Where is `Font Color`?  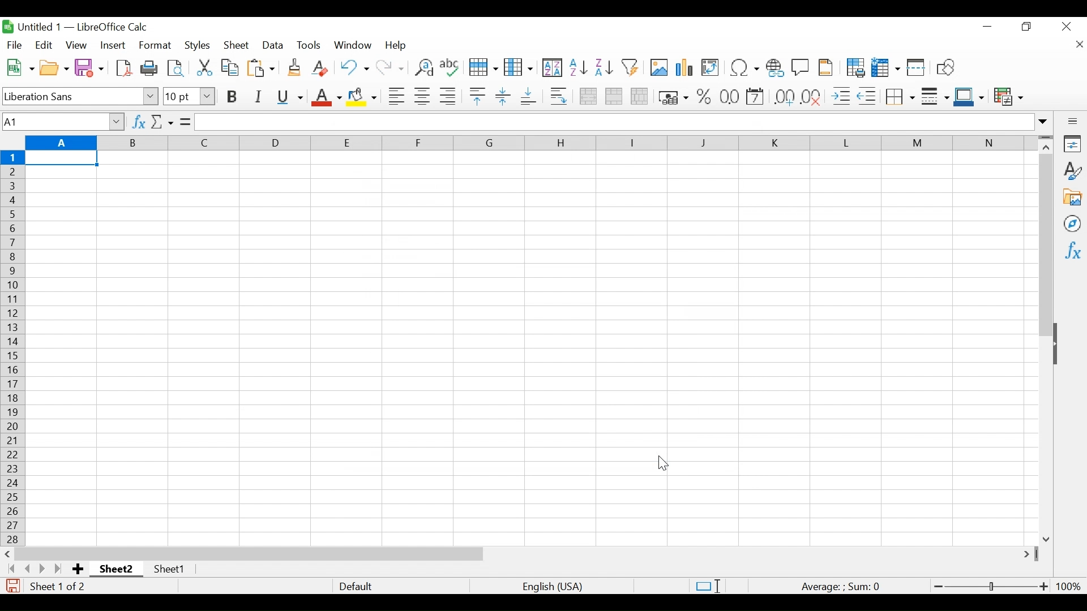
Font Color is located at coordinates (326, 98).